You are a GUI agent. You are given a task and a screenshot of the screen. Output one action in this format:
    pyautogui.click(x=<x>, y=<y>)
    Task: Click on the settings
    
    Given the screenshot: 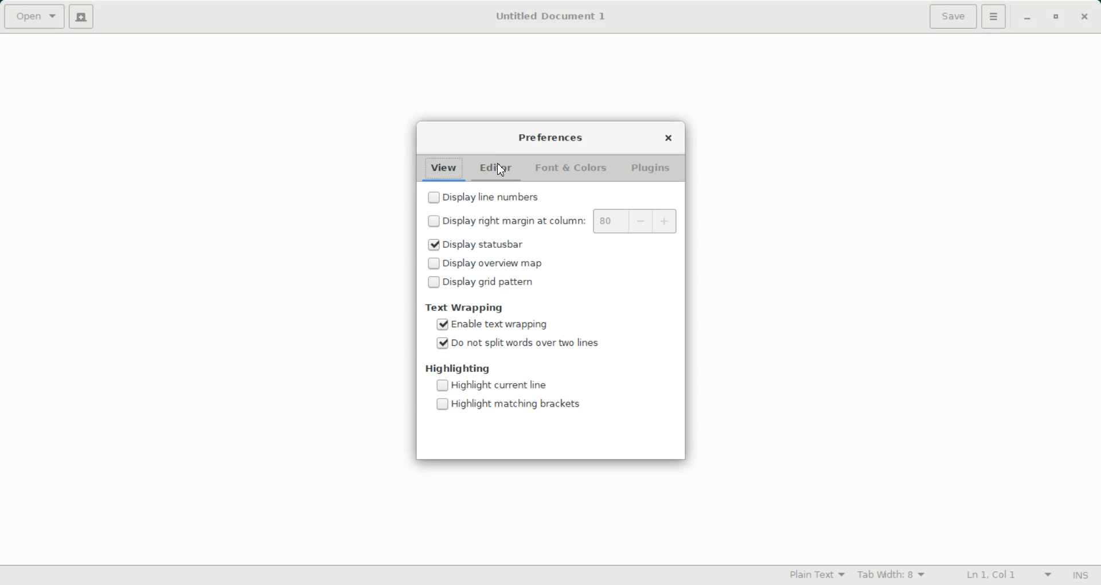 What is the action you would take?
    pyautogui.click(x=993, y=17)
    